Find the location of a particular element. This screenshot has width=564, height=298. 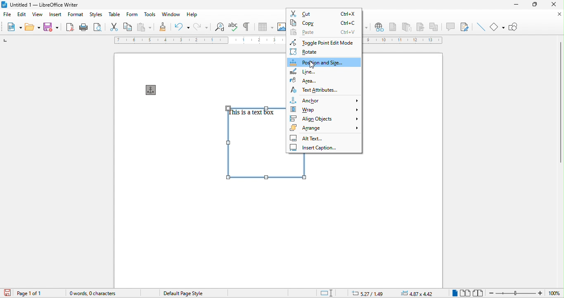

redo is located at coordinates (202, 28).